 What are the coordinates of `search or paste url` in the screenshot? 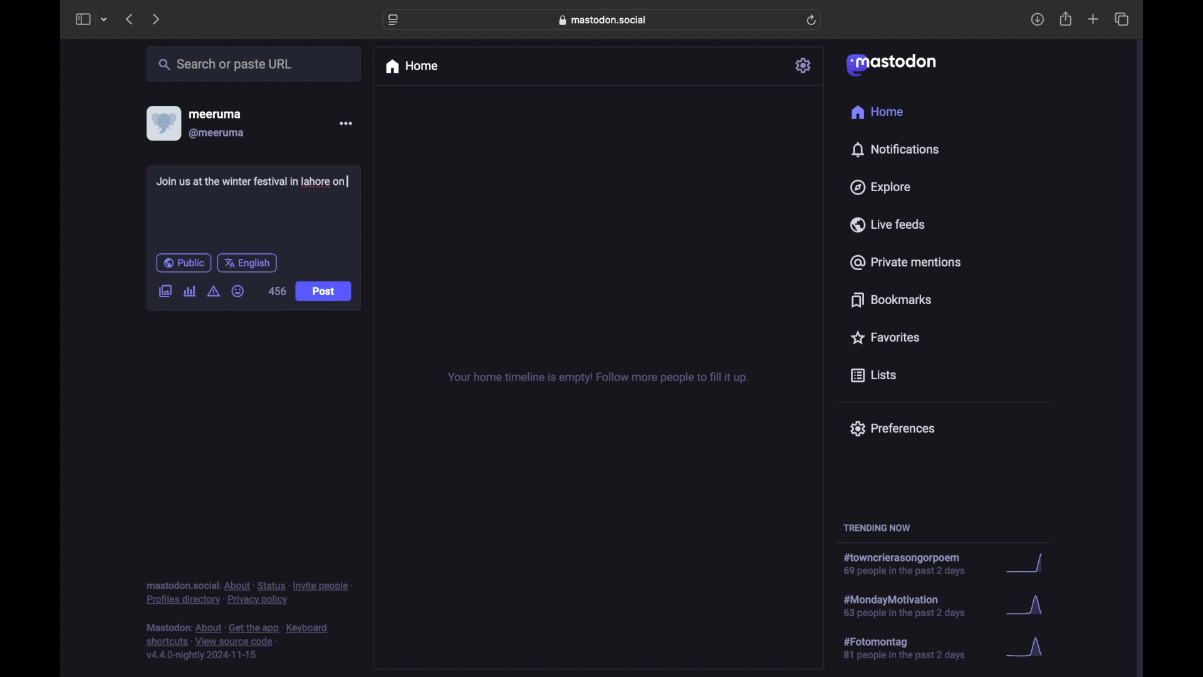 It's located at (225, 65).